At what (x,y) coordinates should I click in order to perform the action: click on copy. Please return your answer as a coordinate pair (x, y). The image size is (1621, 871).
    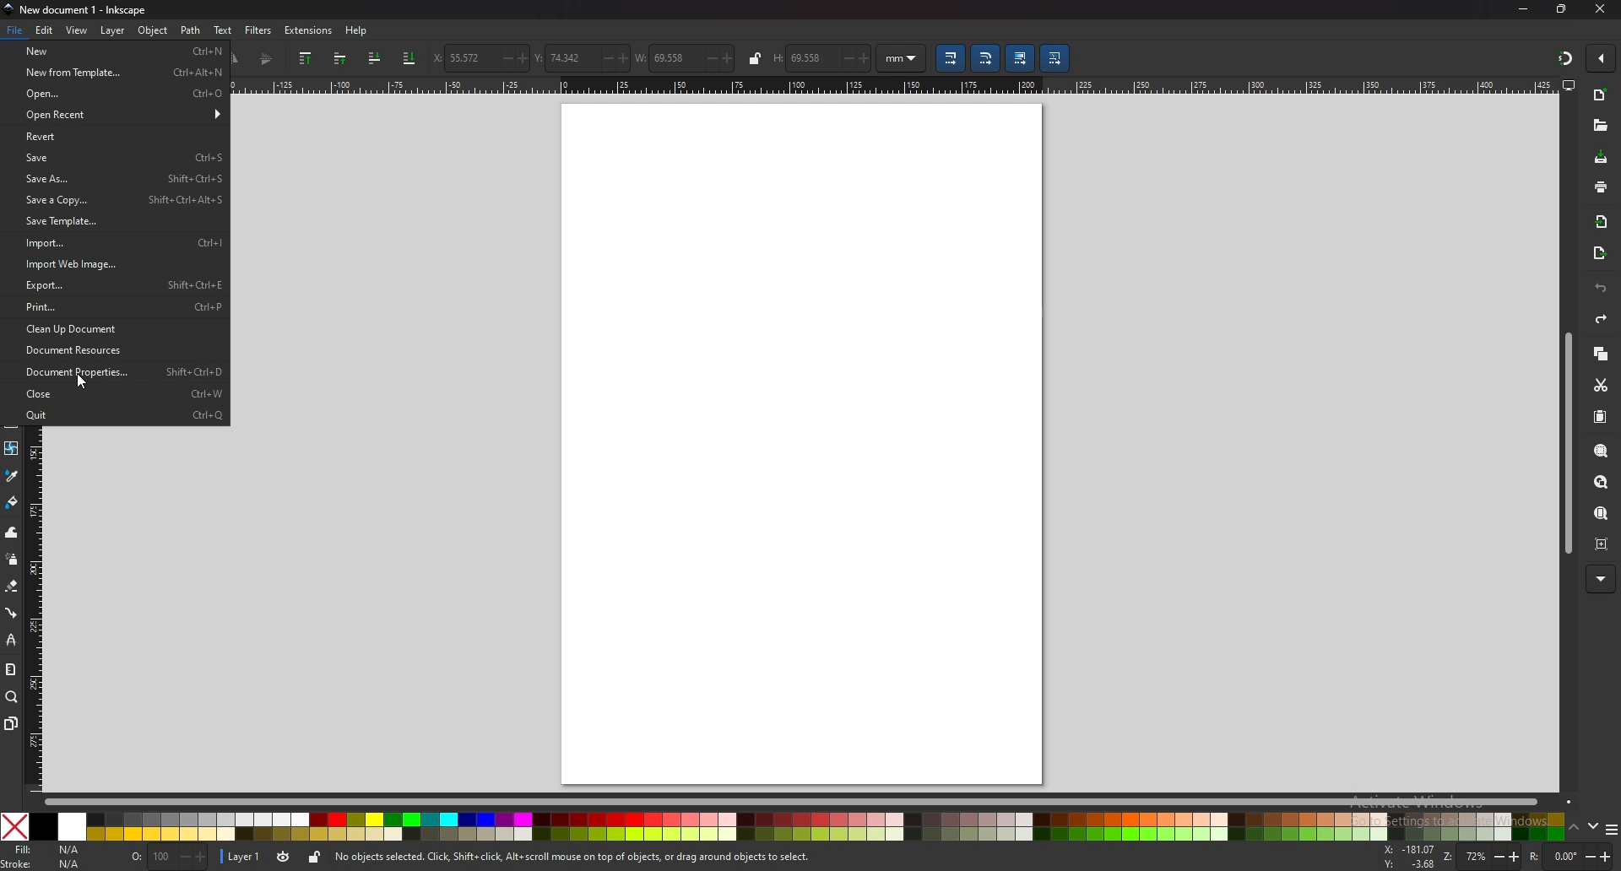
    Looking at the image, I should click on (1602, 354).